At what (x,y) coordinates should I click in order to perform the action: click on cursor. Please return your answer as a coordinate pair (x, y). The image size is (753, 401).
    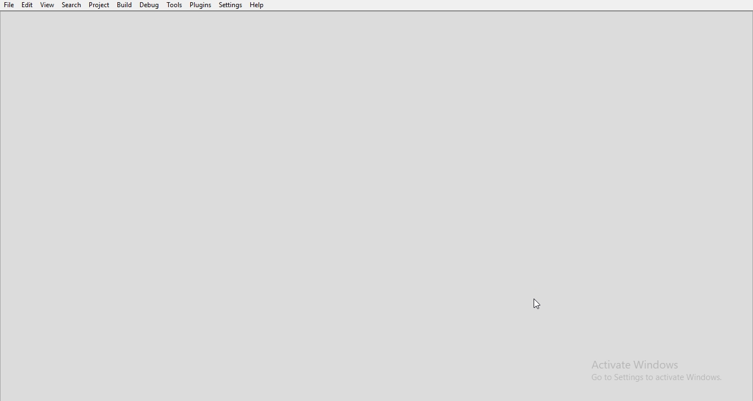
    Looking at the image, I should click on (537, 305).